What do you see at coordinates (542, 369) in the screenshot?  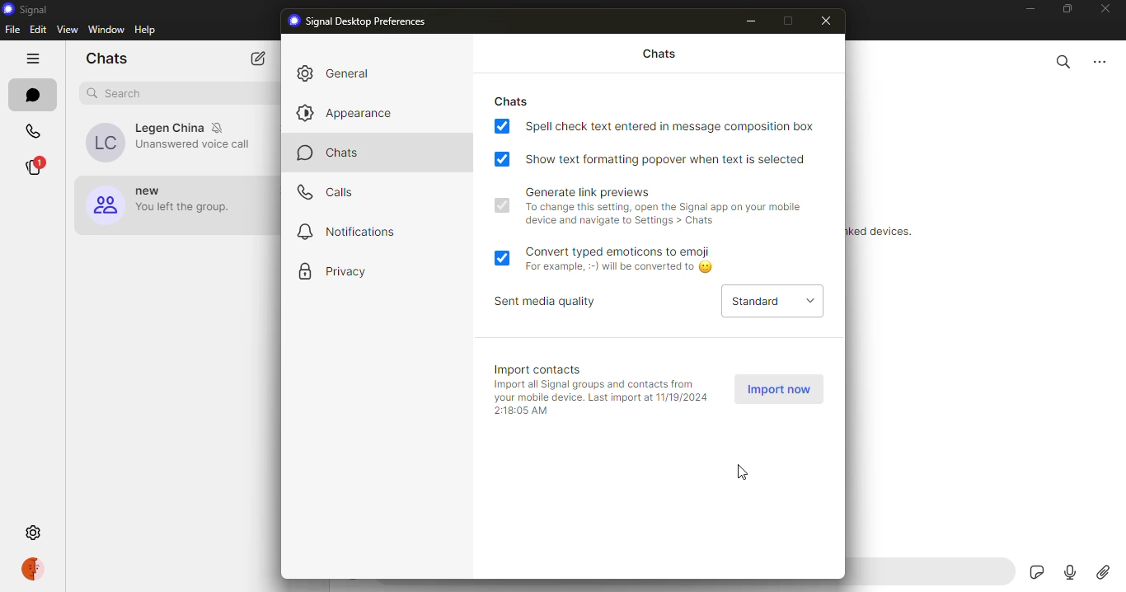 I see `import contacts` at bounding box center [542, 369].